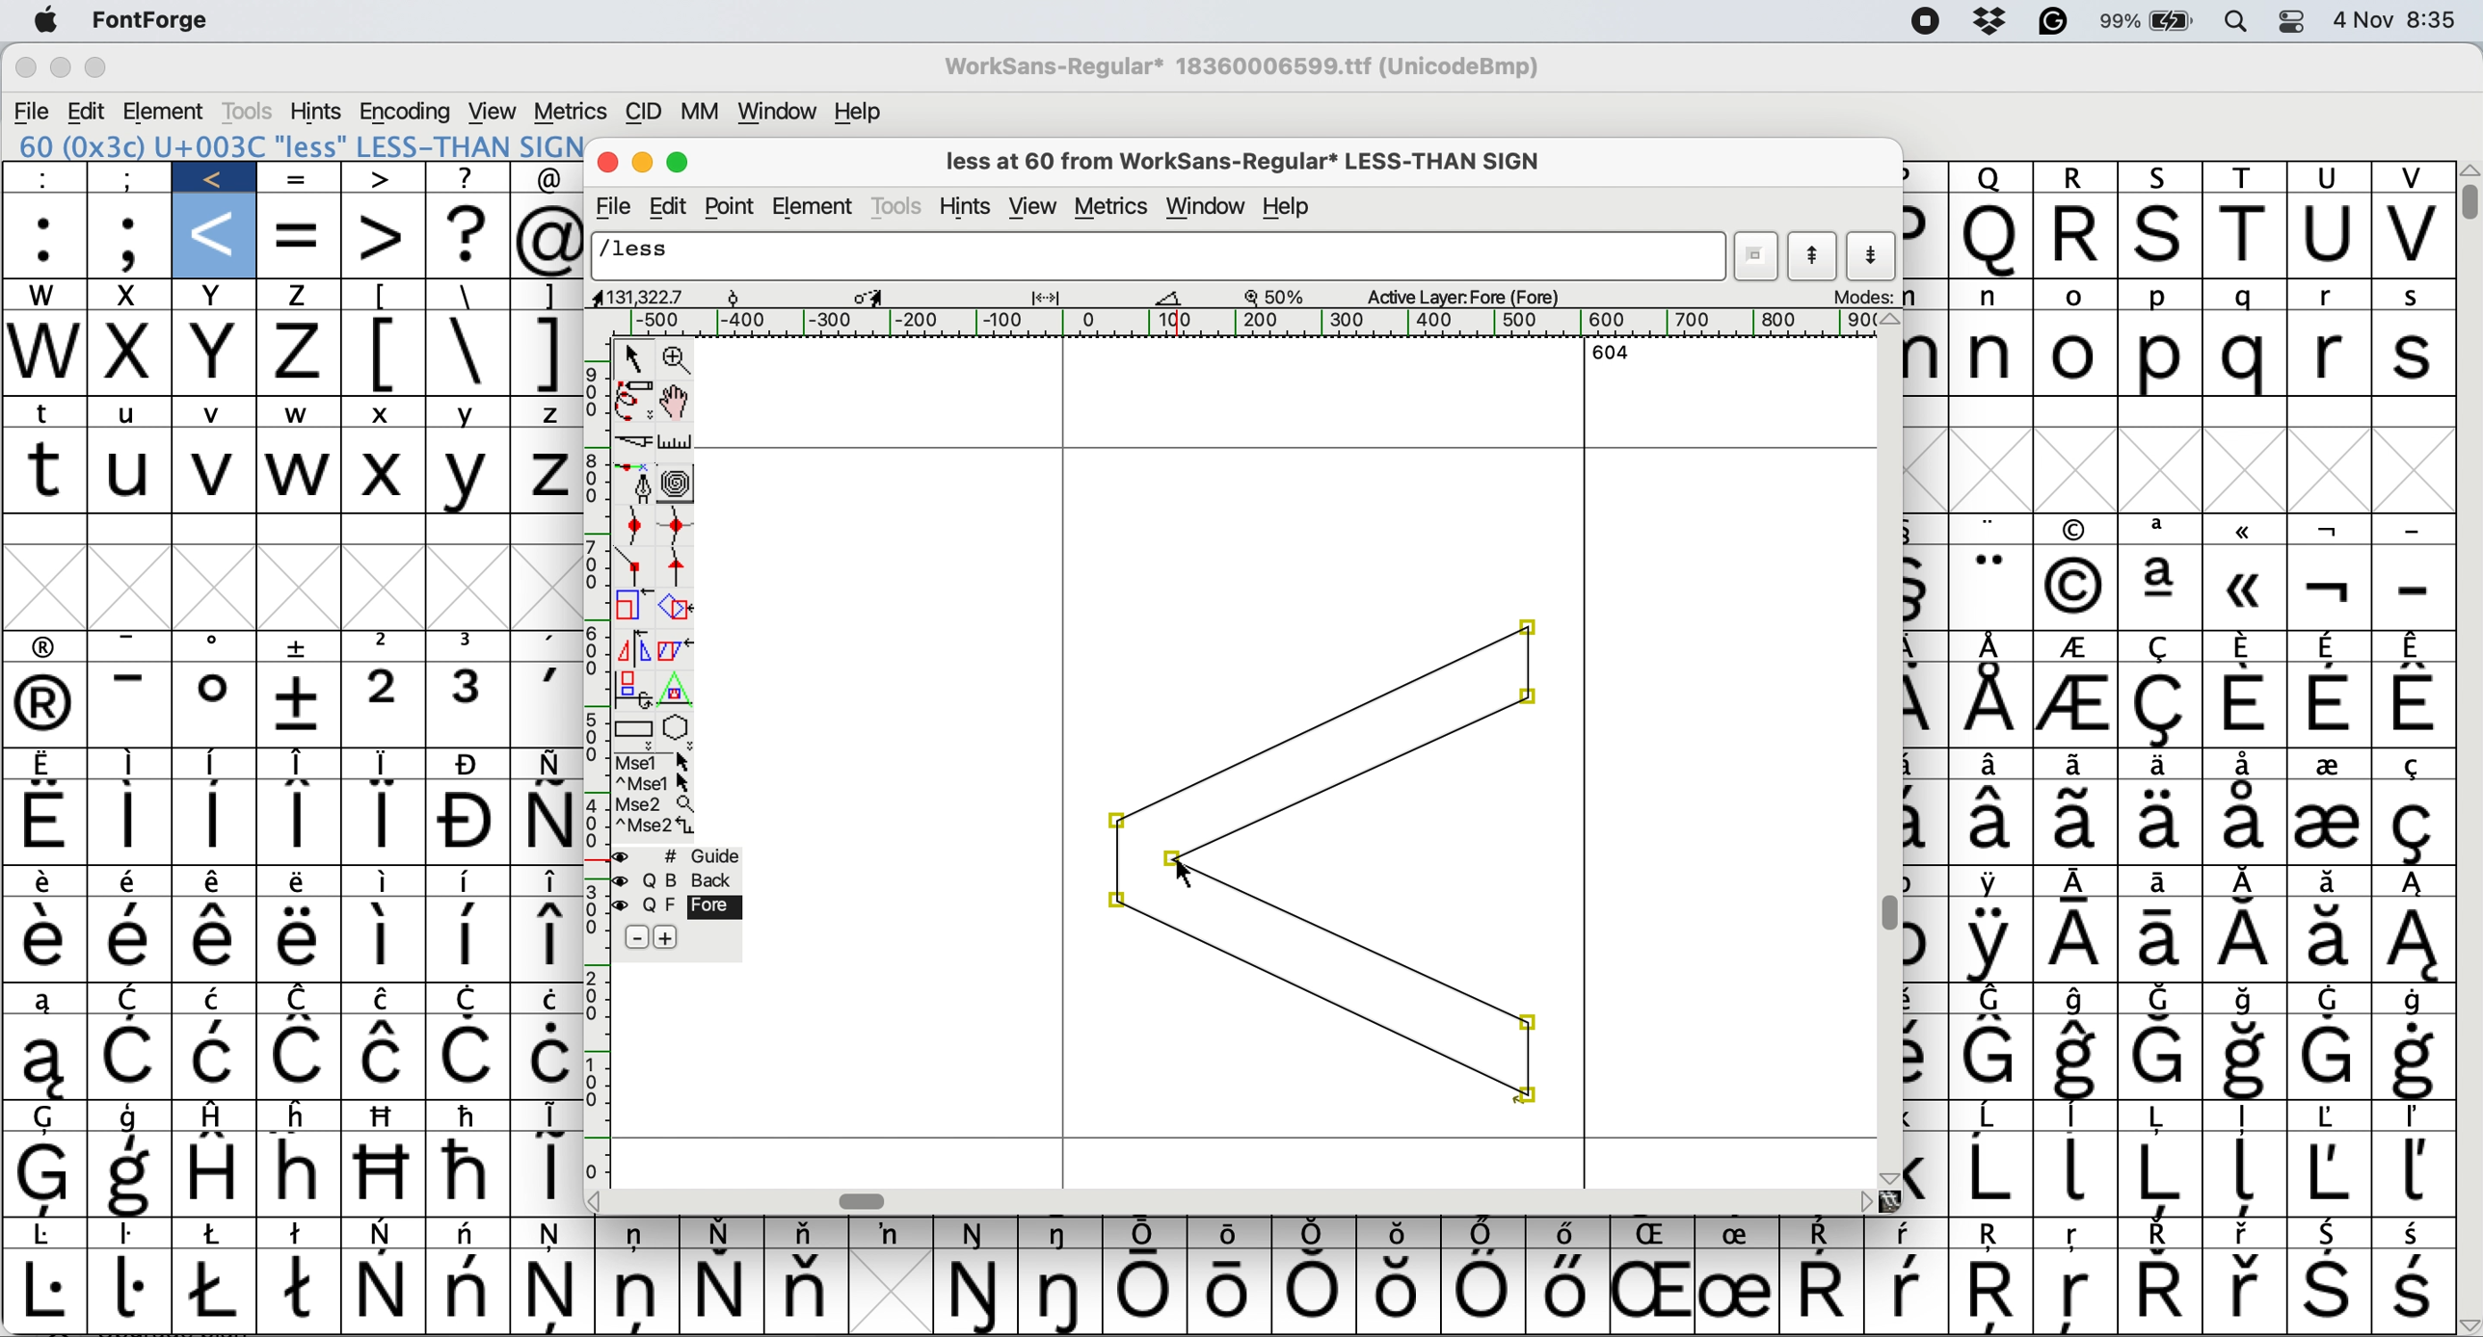 The image size is (2483, 1337). What do you see at coordinates (220, 999) in the screenshot?
I see `Symbol` at bounding box center [220, 999].